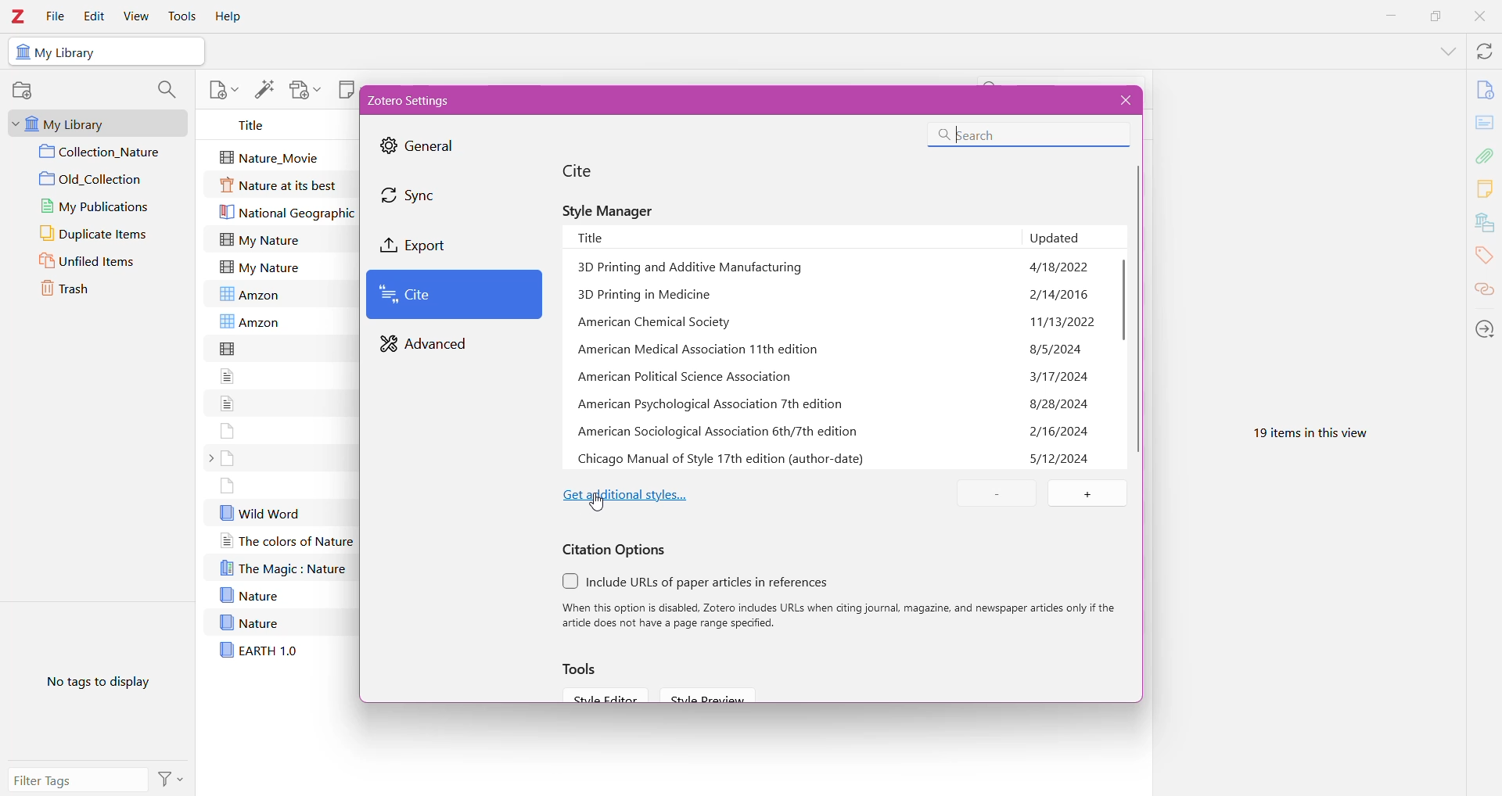 The image size is (1502, 796). I want to click on American Chemical Society, so click(659, 324).